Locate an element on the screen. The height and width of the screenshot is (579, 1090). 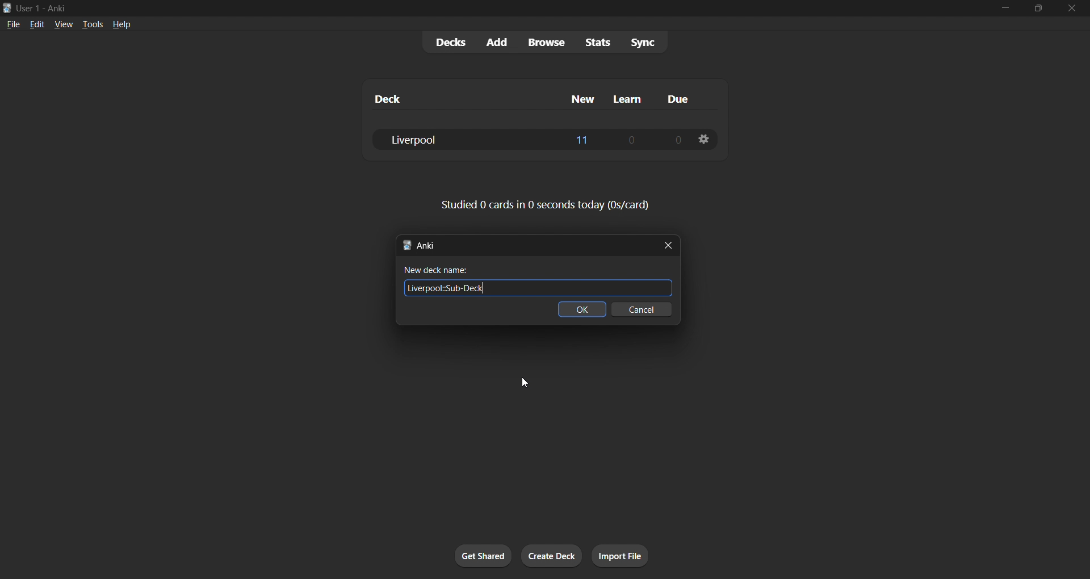
ok is located at coordinates (582, 309).